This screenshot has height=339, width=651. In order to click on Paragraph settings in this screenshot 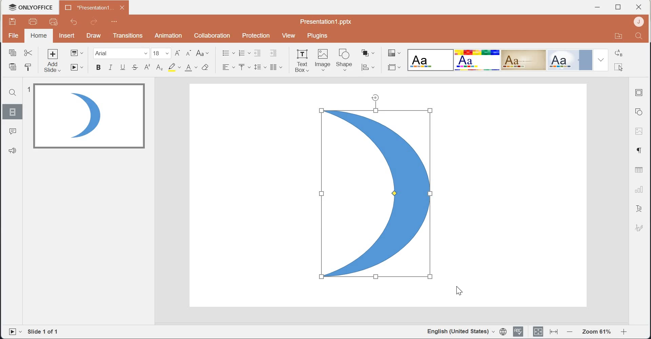, I will do `click(639, 151)`.